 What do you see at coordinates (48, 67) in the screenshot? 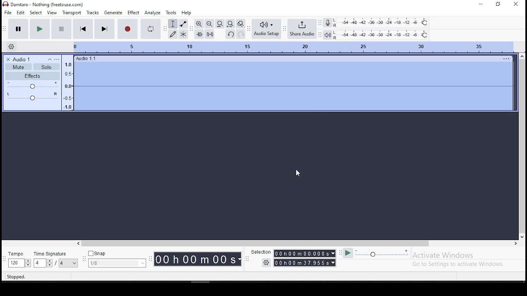
I see `Solo` at bounding box center [48, 67].